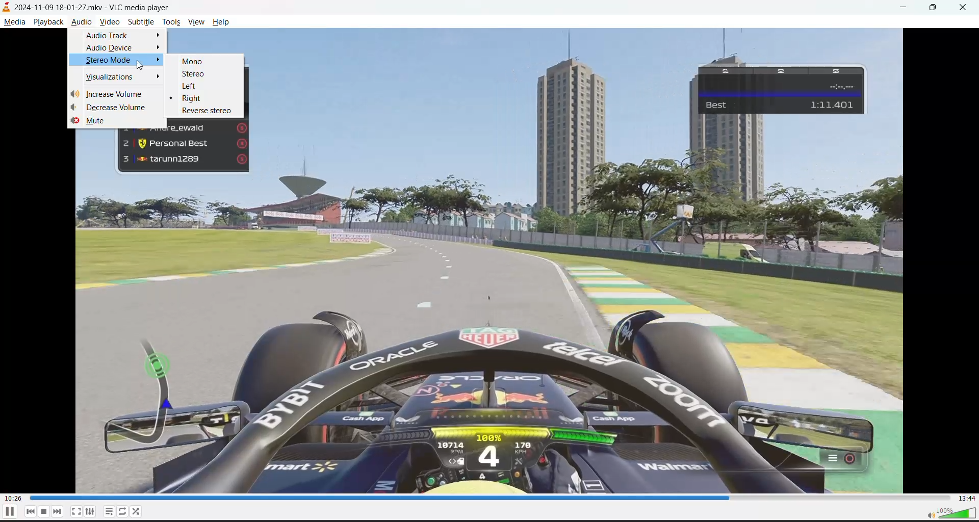  Describe the element at coordinates (93, 512) in the screenshot. I see `settings` at that location.